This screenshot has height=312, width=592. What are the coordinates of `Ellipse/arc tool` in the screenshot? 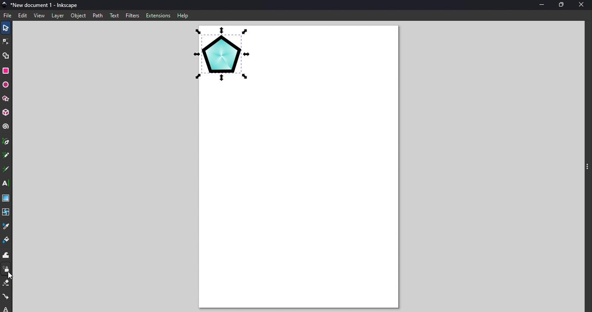 It's located at (7, 85).